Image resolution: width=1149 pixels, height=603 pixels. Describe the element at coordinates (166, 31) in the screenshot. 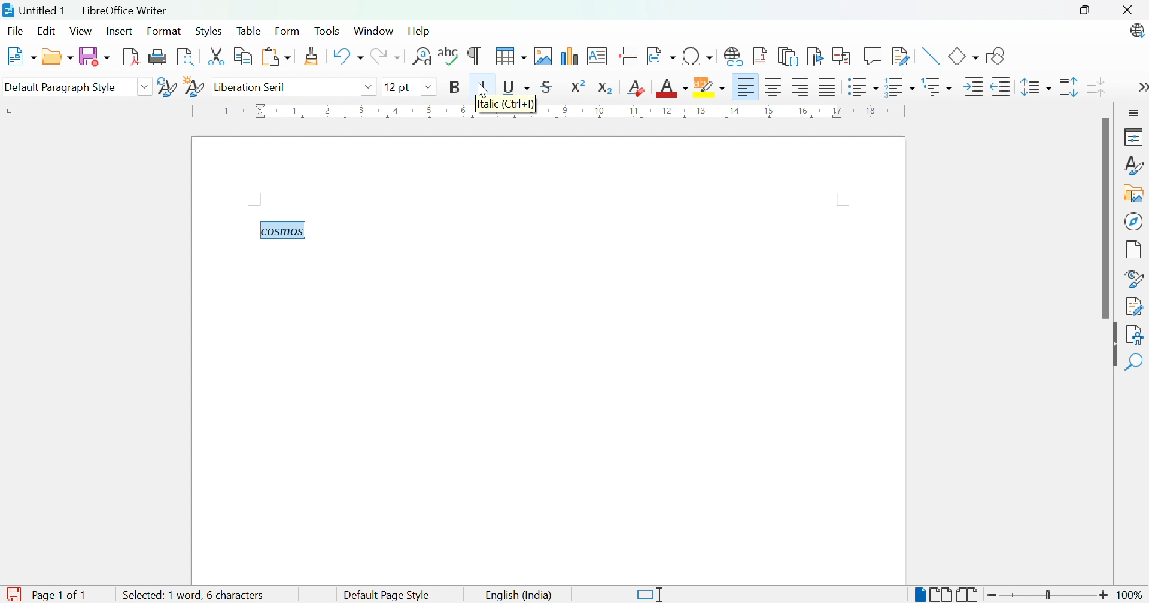

I see `Format` at that location.